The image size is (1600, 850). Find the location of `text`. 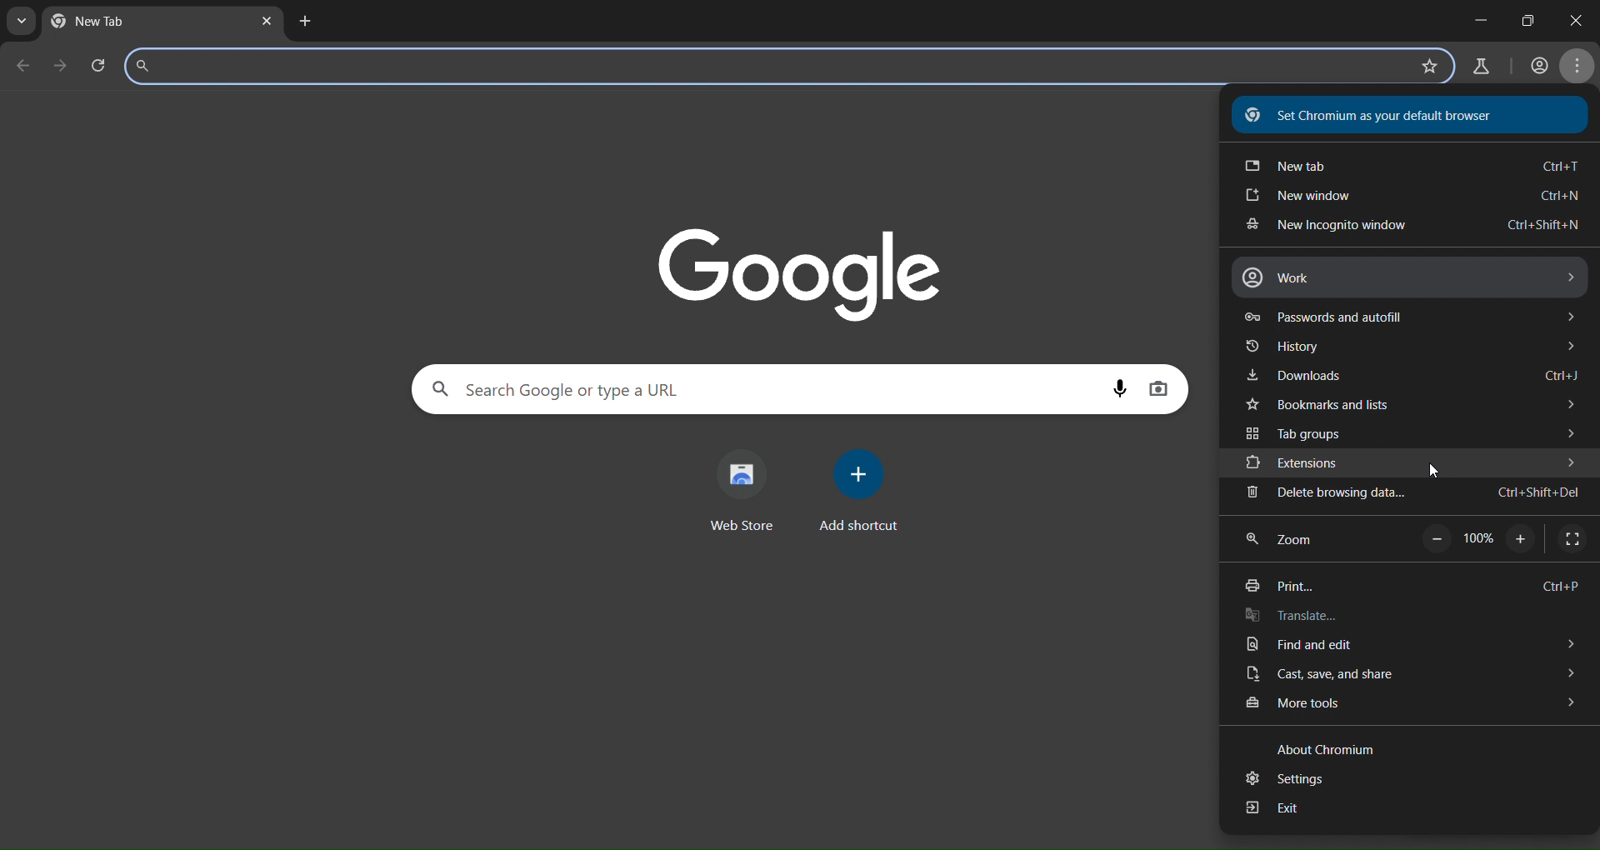

text is located at coordinates (1389, 117).